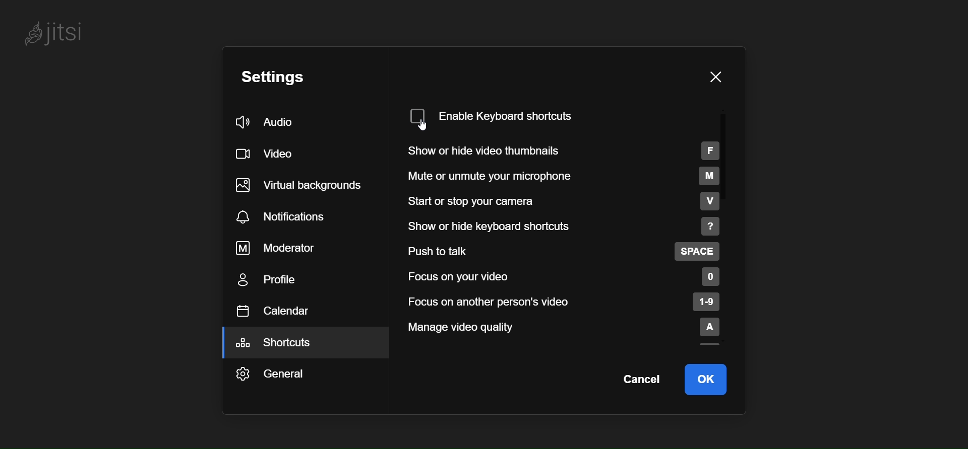 The width and height of the screenshot is (968, 449). Describe the element at coordinates (279, 248) in the screenshot. I see `moderator` at that location.